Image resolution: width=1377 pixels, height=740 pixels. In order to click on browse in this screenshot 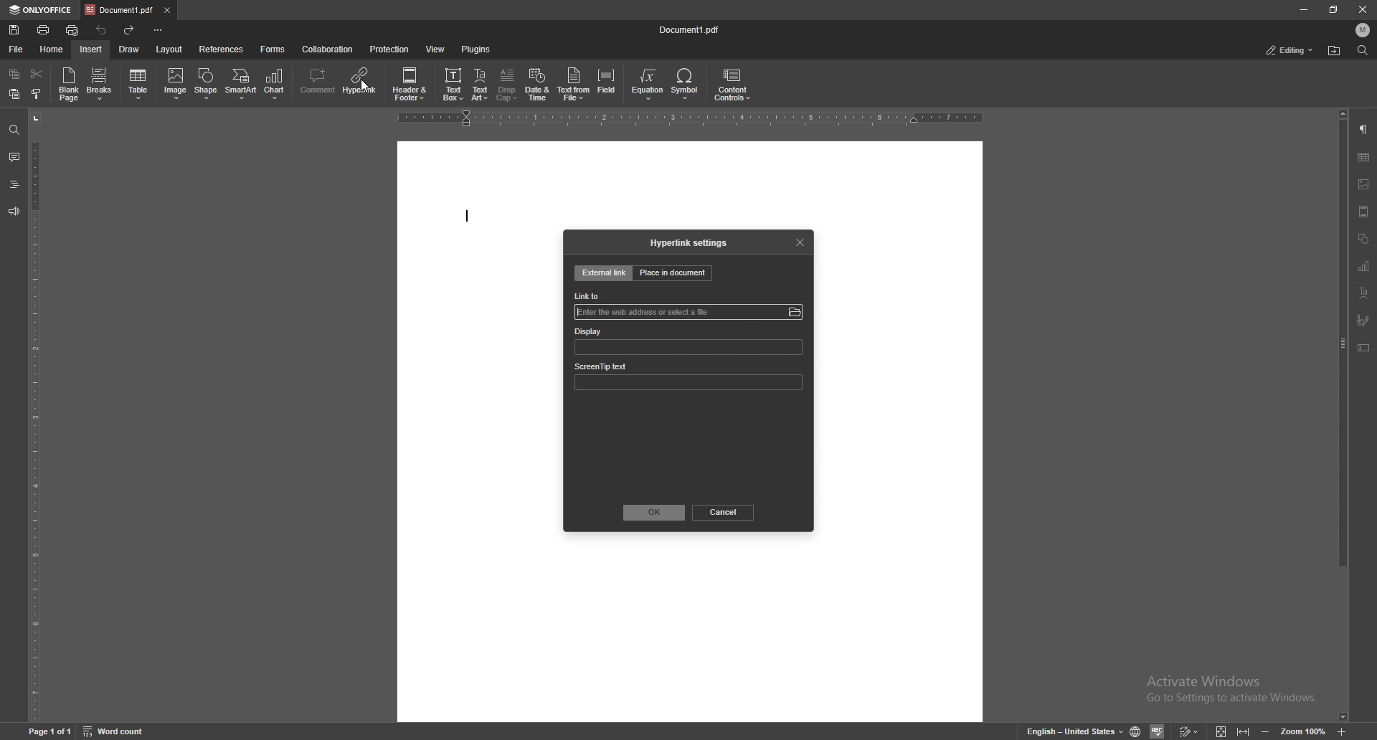, I will do `click(794, 312)`.